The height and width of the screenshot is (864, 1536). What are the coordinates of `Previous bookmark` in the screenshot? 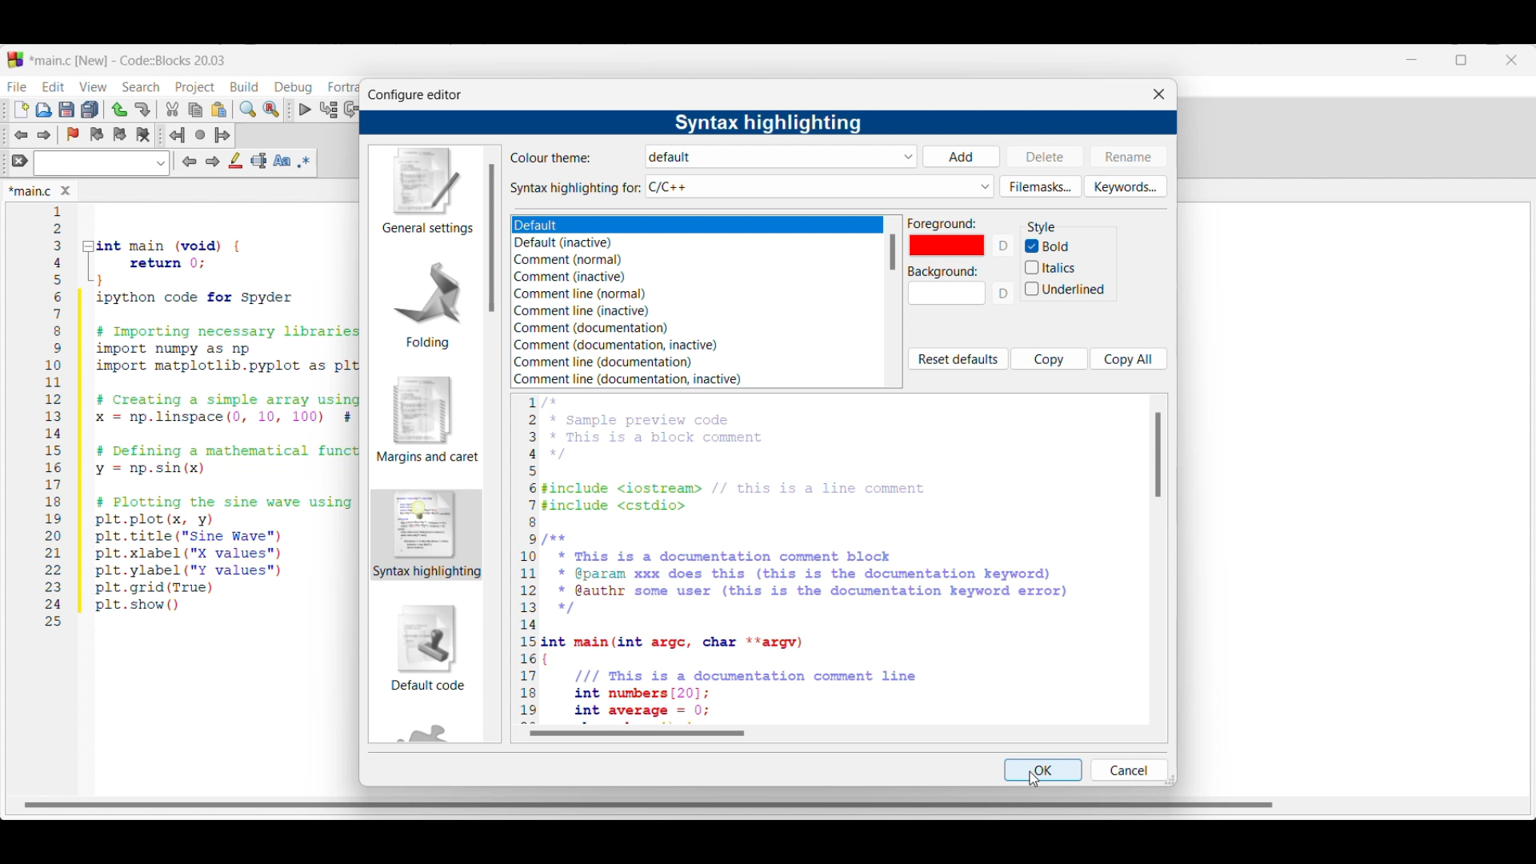 It's located at (96, 134).